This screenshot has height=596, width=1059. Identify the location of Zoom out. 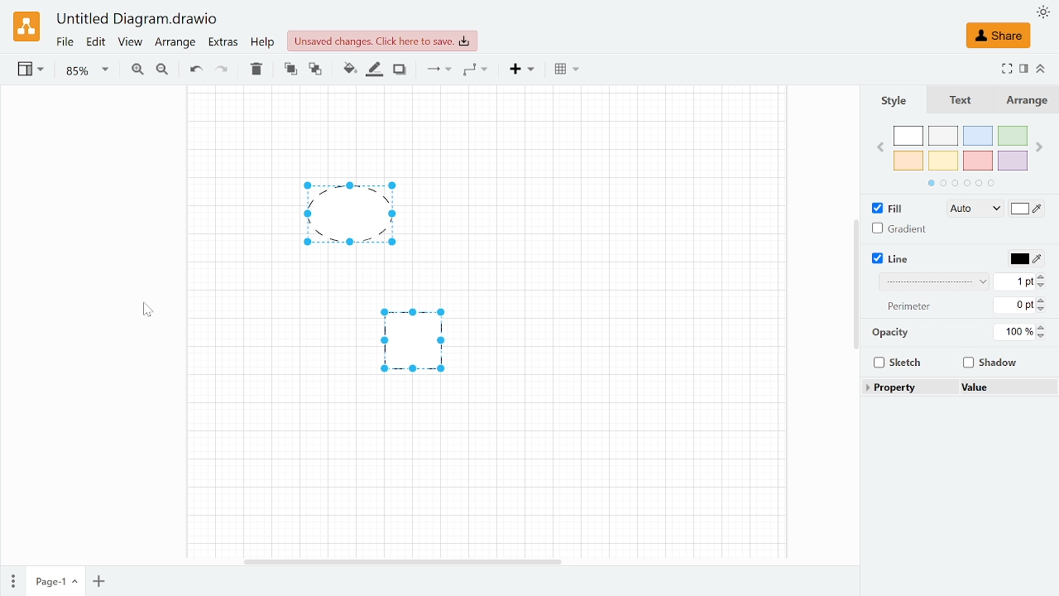
(162, 70).